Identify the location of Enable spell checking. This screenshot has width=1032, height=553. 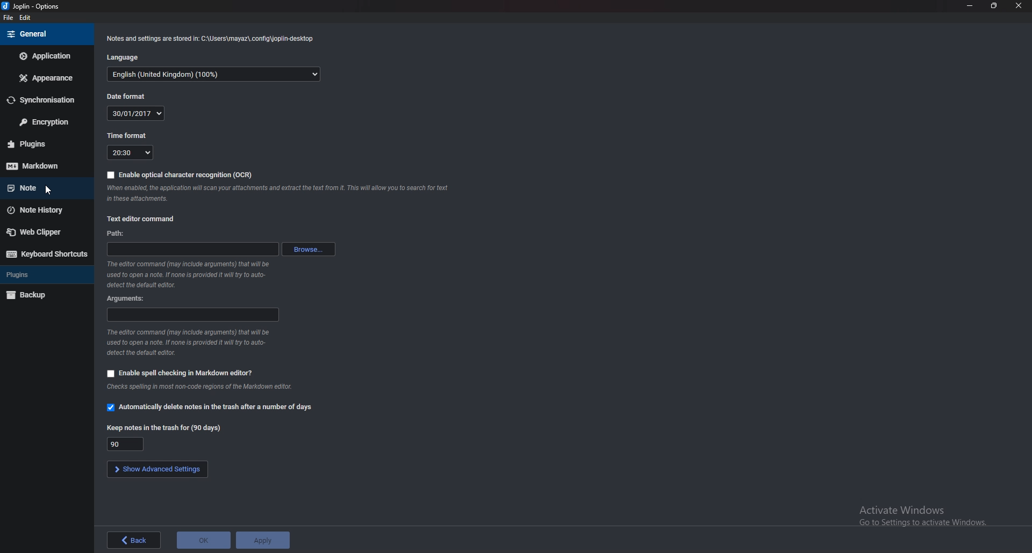
(178, 372).